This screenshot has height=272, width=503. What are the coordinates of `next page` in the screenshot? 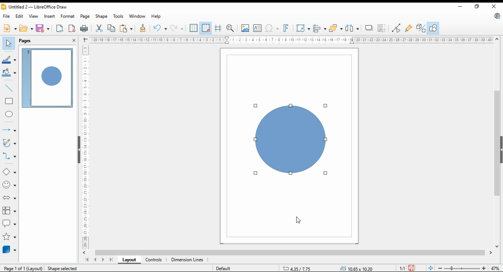 It's located at (103, 259).